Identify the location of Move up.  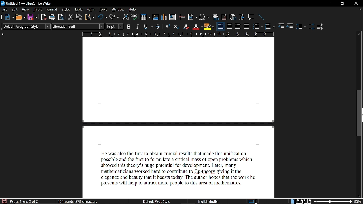
(360, 33).